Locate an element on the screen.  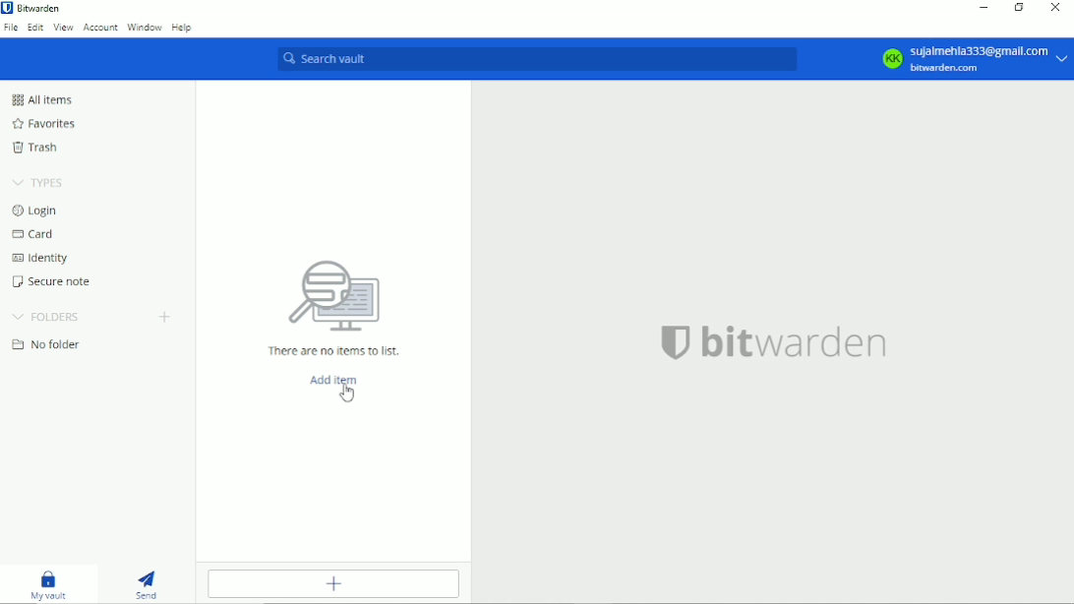
View is located at coordinates (63, 28).